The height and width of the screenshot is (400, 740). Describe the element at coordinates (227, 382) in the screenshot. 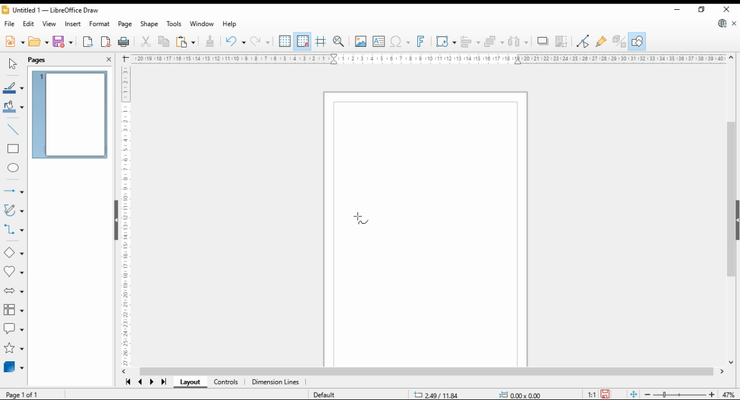

I see `controls` at that location.